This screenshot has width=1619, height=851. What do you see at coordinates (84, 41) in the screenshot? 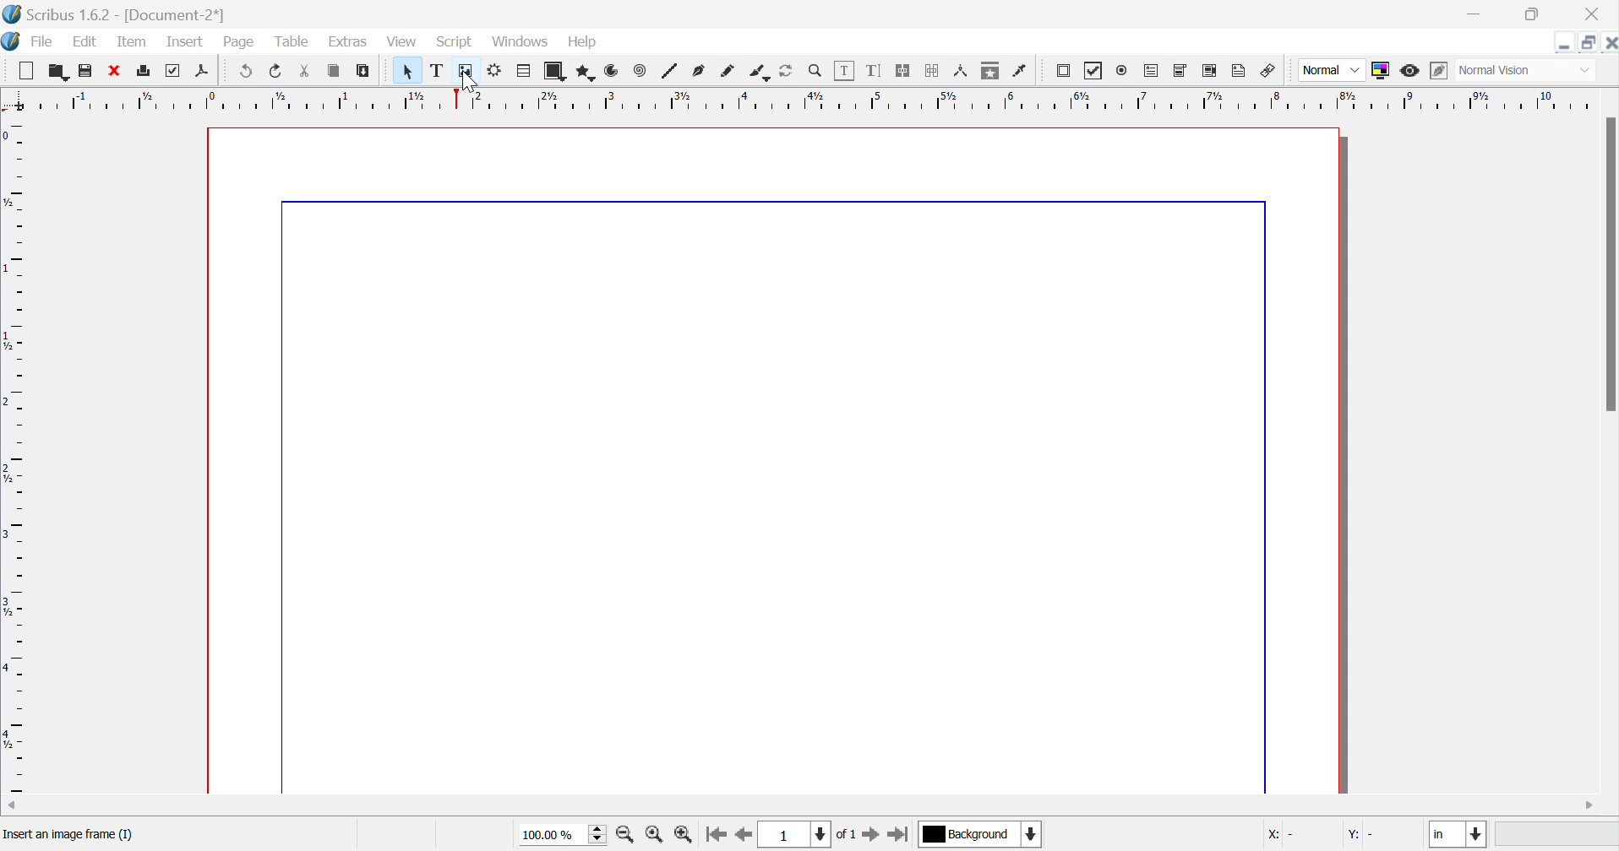
I see `edit` at bounding box center [84, 41].